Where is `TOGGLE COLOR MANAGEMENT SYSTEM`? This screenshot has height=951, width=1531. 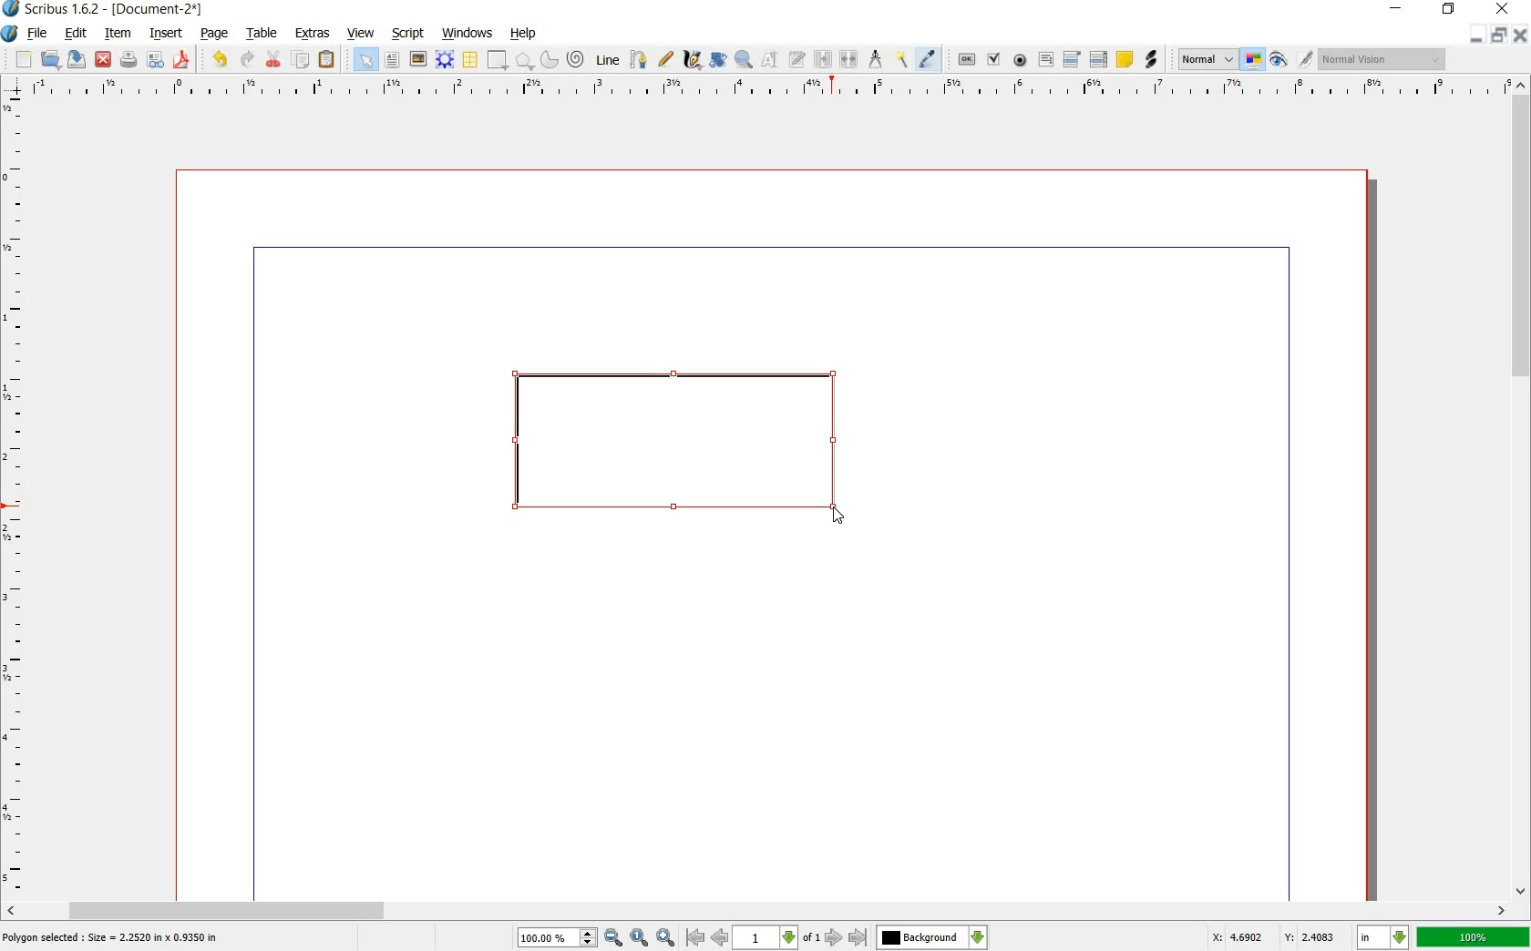
TOGGLE COLOR MANAGEMENT SYSTEM is located at coordinates (1255, 61).